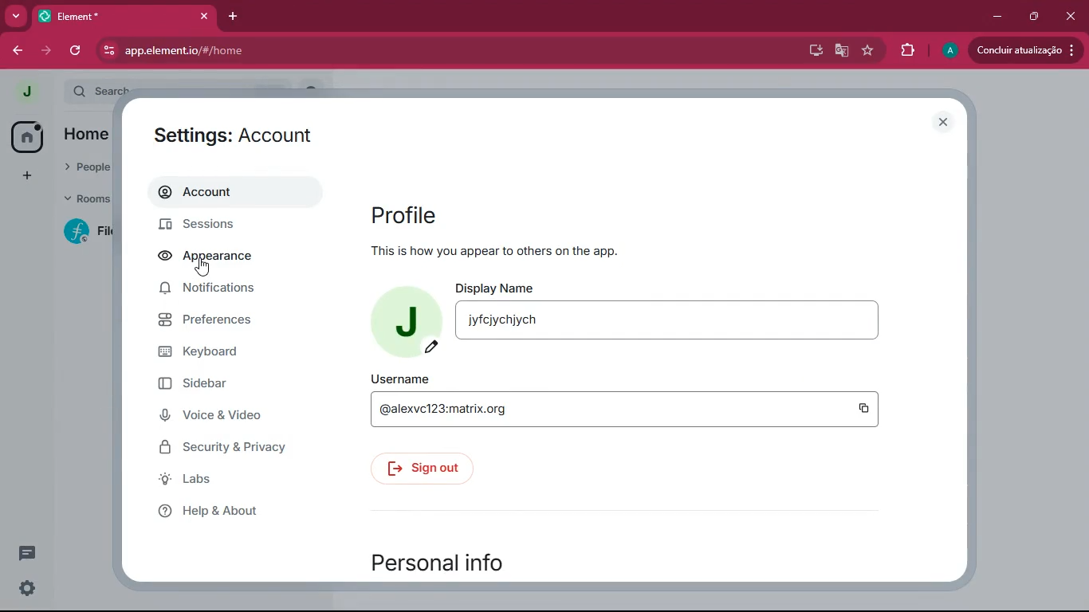 This screenshot has height=612, width=1089. What do you see at coordinates (473, 560) in the screenshot?
I see `personal info` at bounding box center [473, 560].